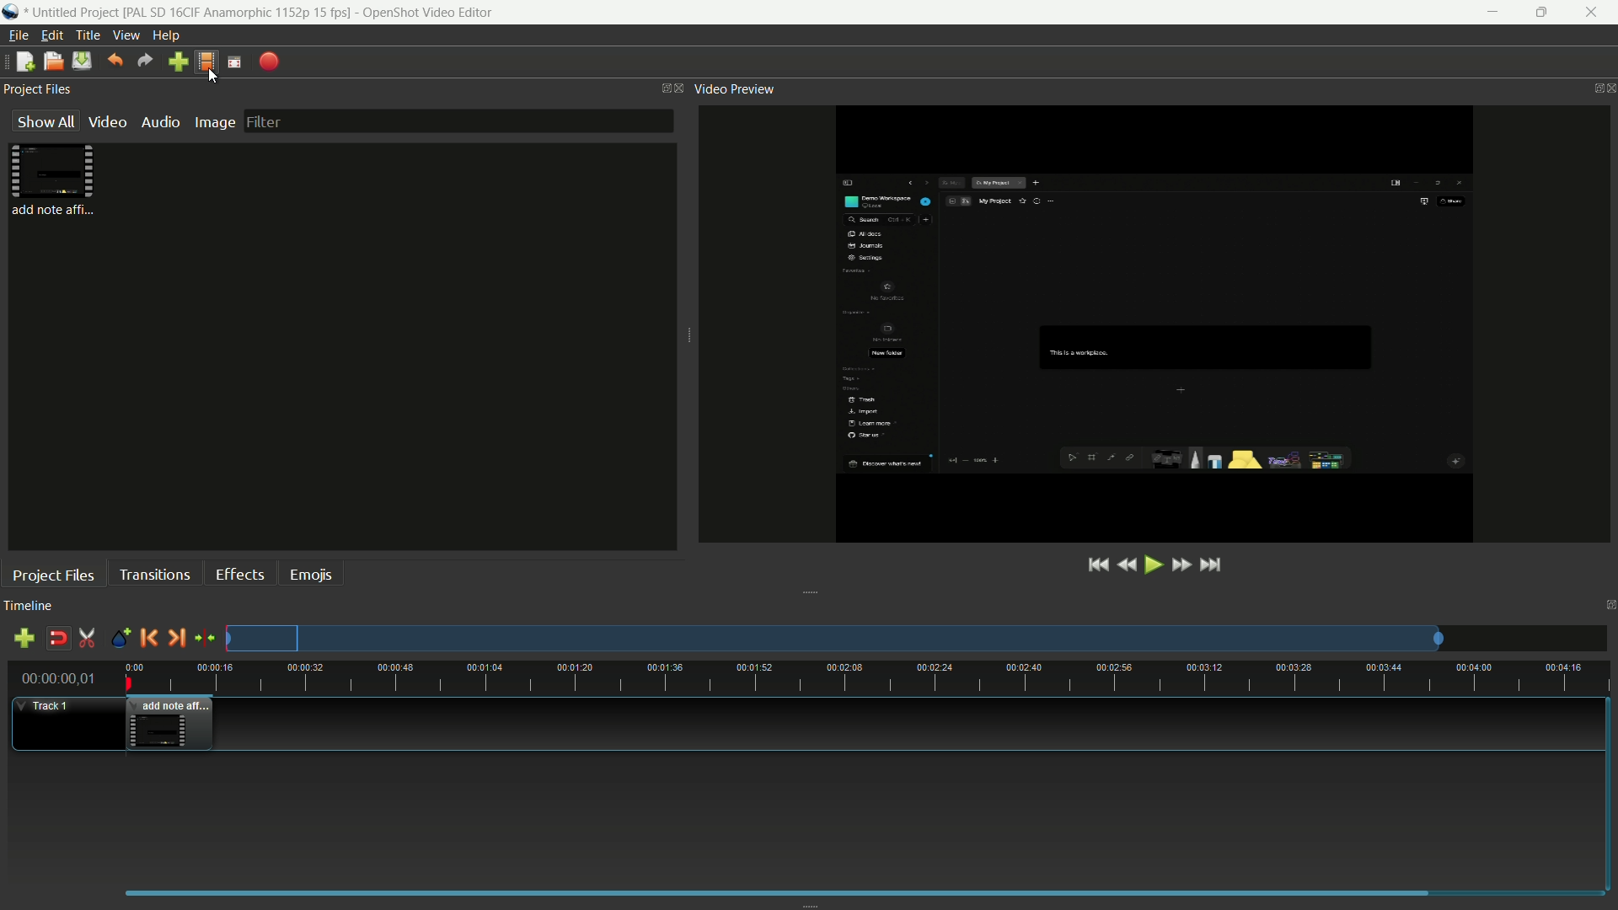  I want to click on edit menu, so click(48, 35).